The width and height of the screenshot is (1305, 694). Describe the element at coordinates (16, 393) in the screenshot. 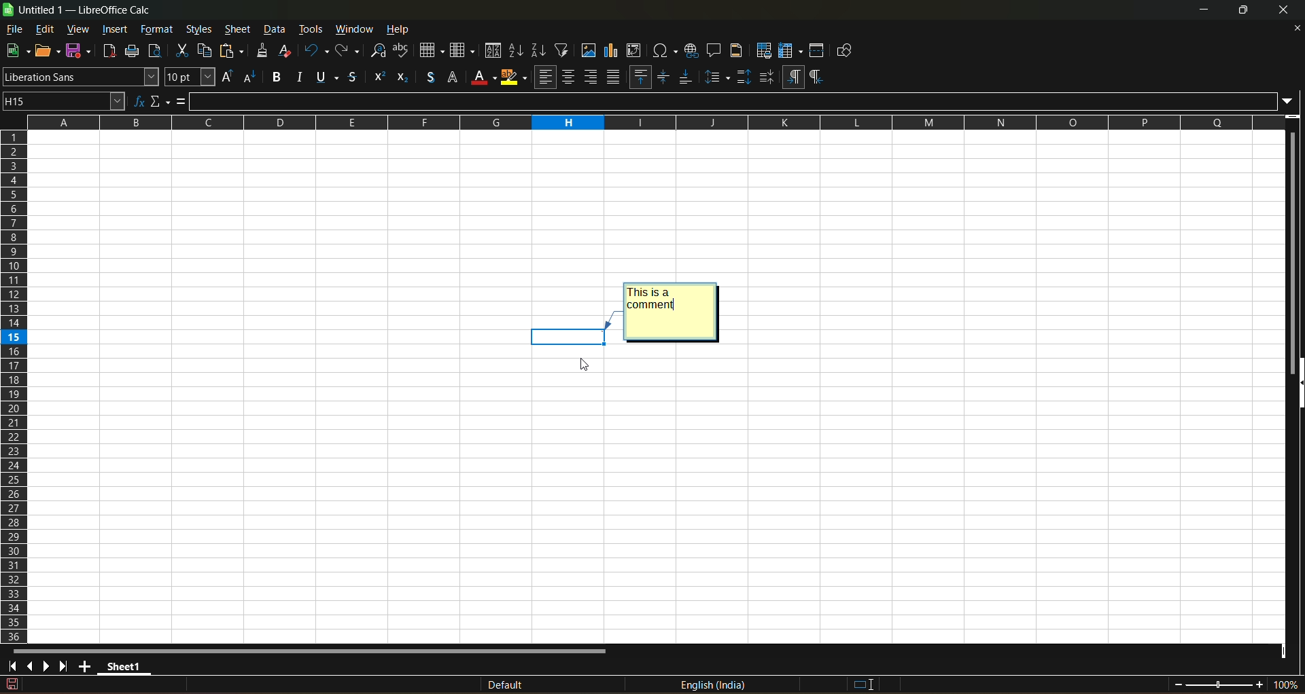

I see `columns` at that location.